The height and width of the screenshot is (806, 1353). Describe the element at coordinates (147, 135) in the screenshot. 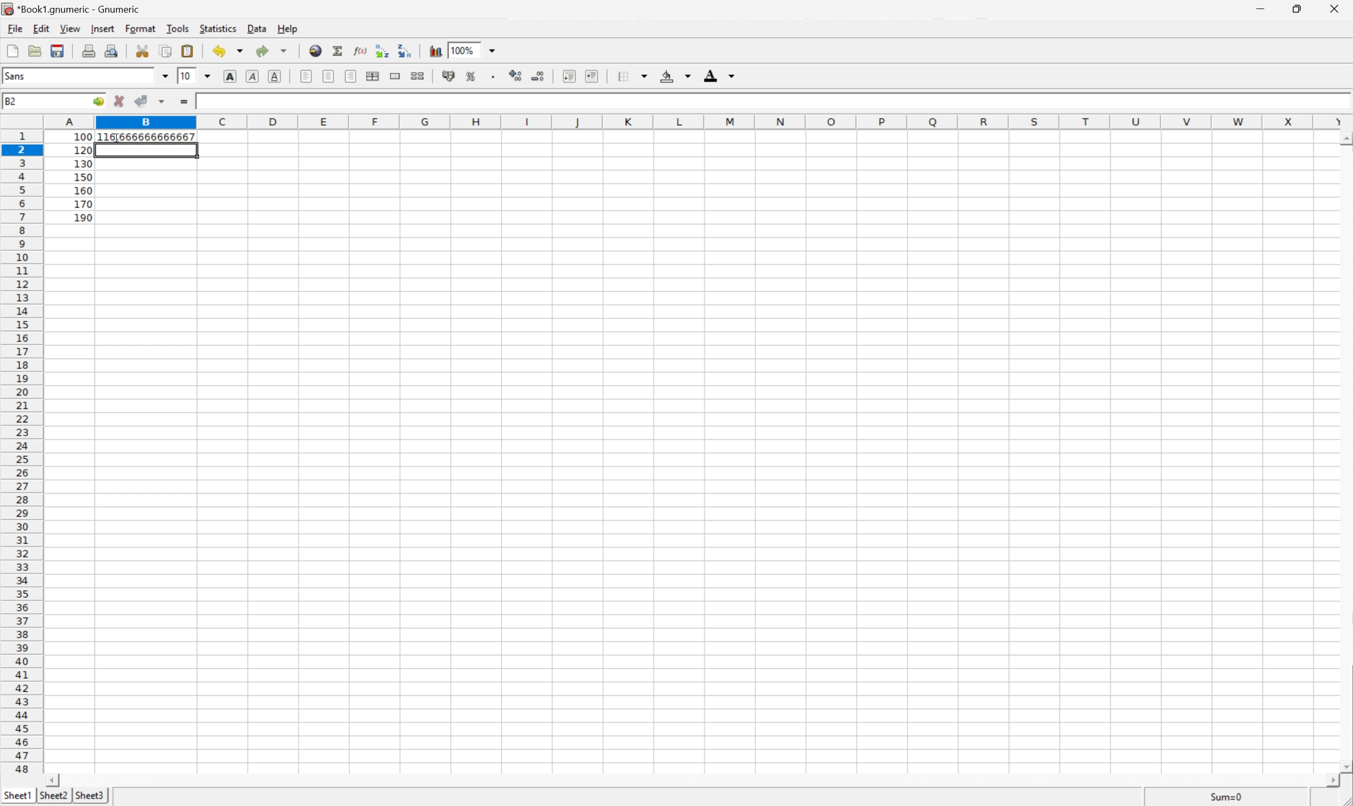

I see `116666666666667` at that location.